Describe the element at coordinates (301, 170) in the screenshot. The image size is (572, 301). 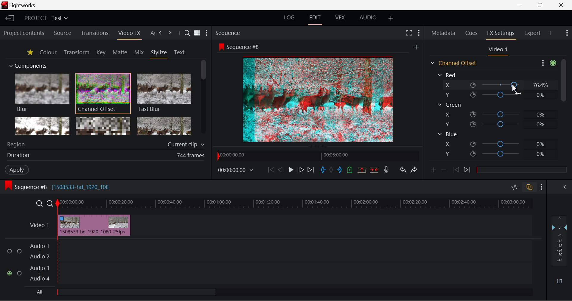
I see `Go Forward` at that location.